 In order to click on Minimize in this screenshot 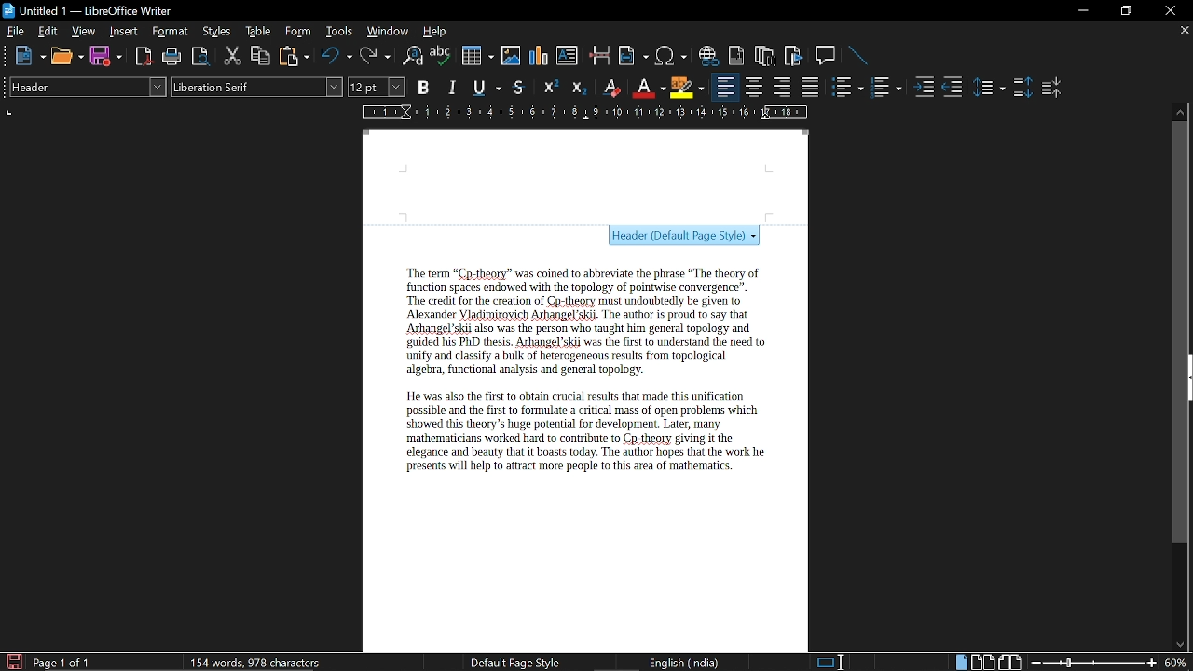, I will do `click(1083, 13)`.